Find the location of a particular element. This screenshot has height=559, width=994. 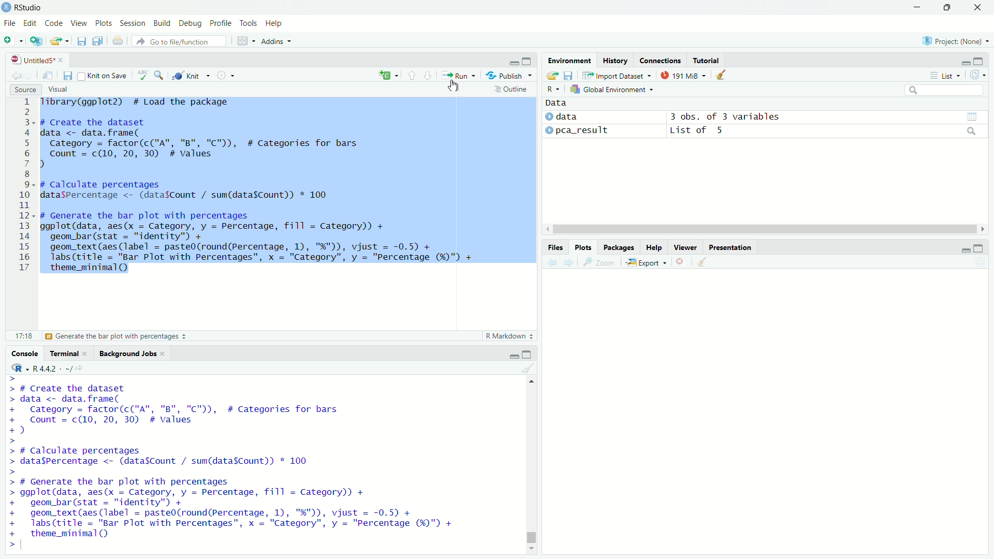

print selected file is located at coordinates (118, 40).